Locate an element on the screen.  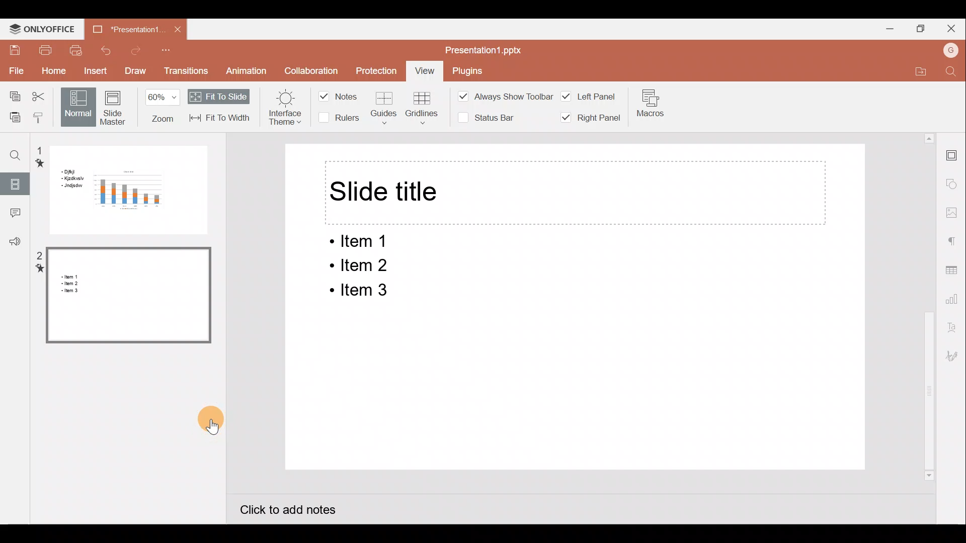
Table settings is located at coordinates (954, 270).